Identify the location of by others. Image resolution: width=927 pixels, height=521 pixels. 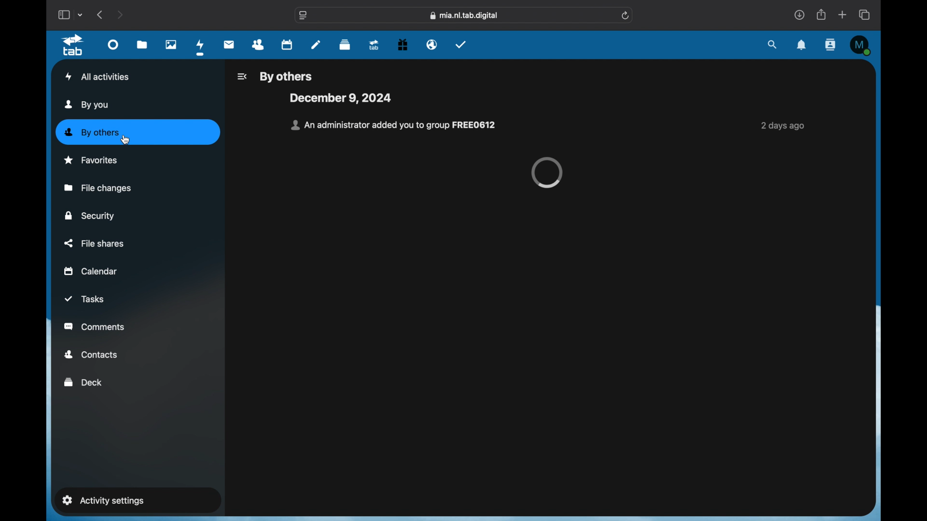
(286, 76).